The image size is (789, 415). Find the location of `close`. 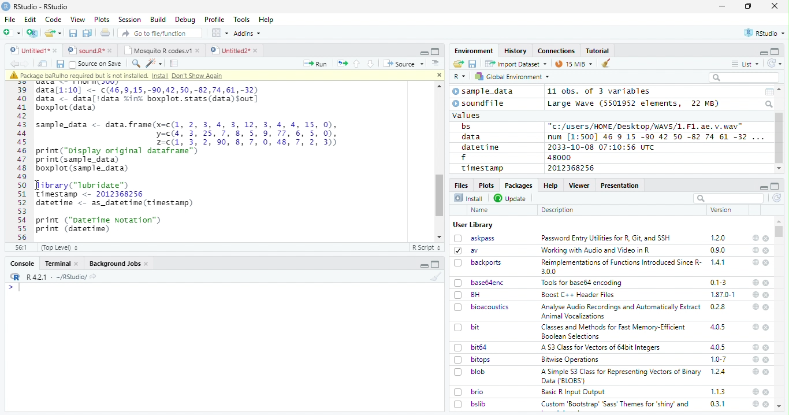

close is located at coordinates (767, 307).